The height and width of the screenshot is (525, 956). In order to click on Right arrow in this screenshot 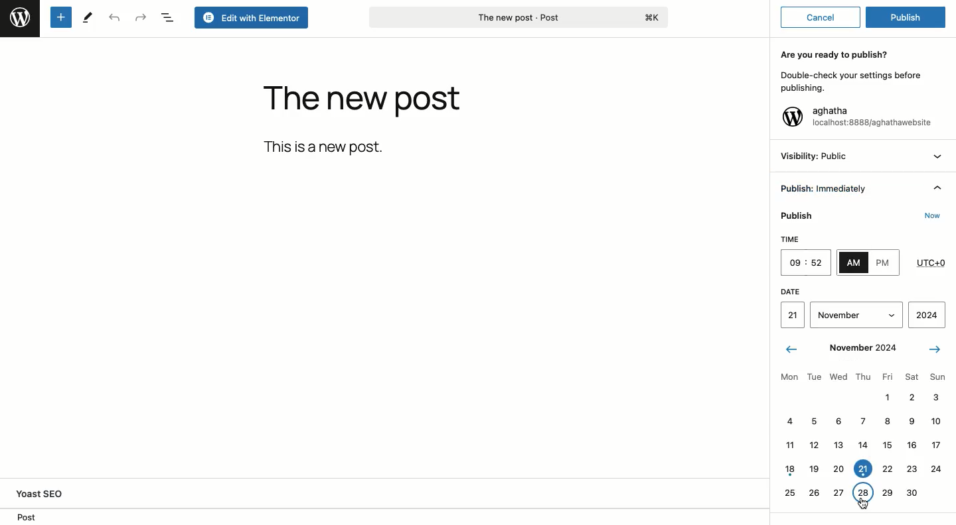, I will do `click(935, 350)`.